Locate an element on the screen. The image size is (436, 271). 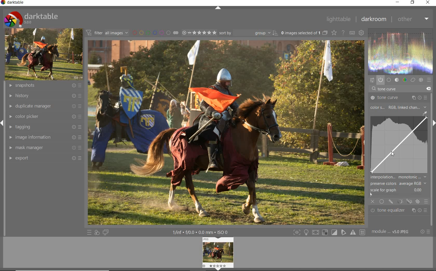
blending options is located at coordinates (426, 201).